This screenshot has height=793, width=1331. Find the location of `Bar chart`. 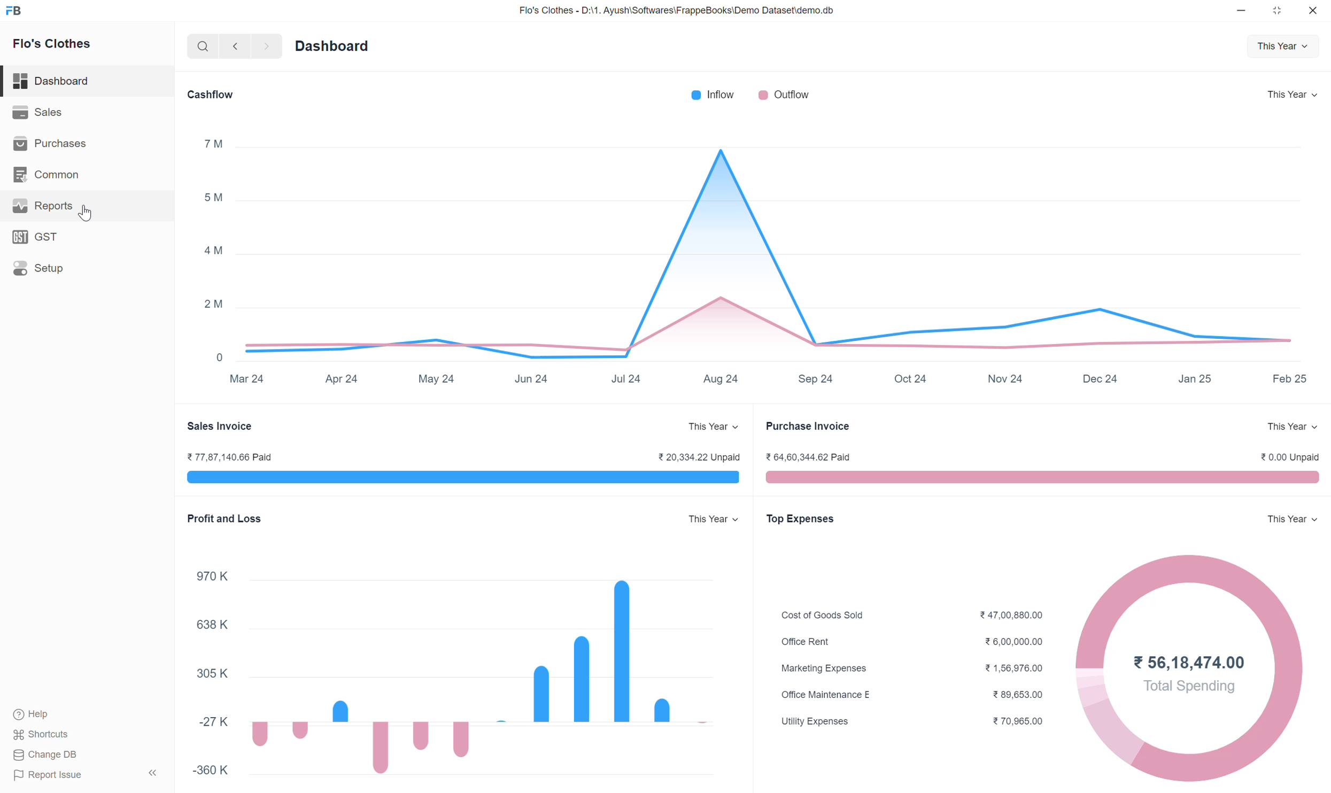

Bar chart is located at coordinates (467, 675).